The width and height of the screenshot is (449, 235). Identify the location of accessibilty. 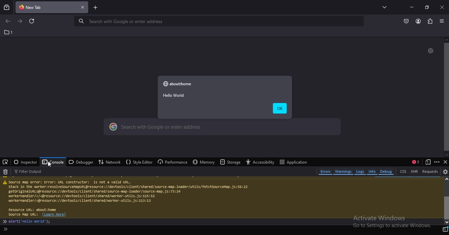
(261, 162).